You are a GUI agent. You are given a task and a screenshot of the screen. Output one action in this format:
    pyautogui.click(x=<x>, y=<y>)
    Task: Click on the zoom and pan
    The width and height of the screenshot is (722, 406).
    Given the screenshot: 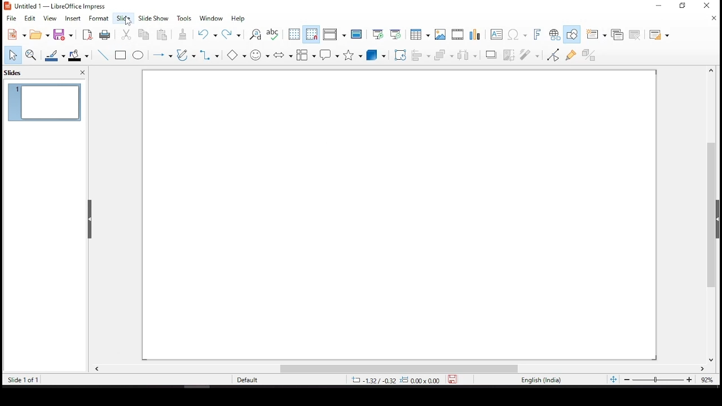 What is the action you would take?
    pyautogui.click(x=33, y=55)
    